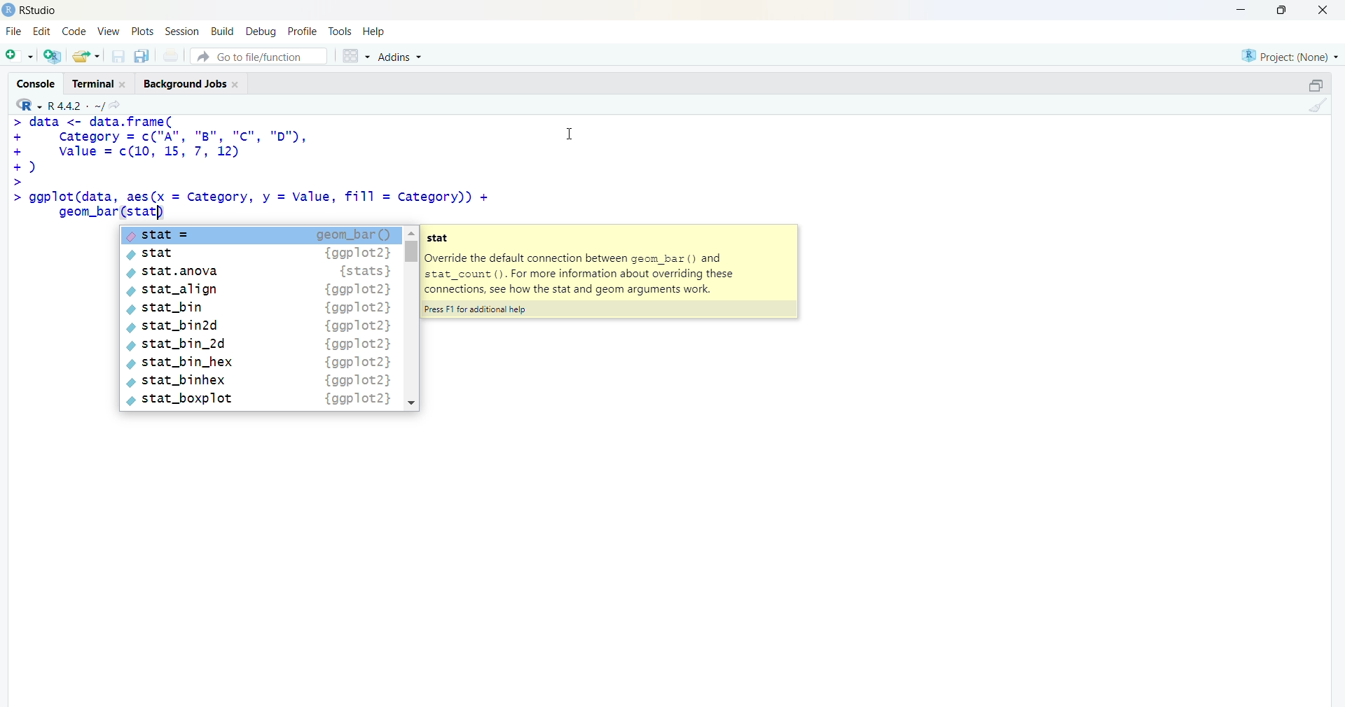 The width and height of the screenshot is (1345, 707). I want to click on R language, so click(30, 105).